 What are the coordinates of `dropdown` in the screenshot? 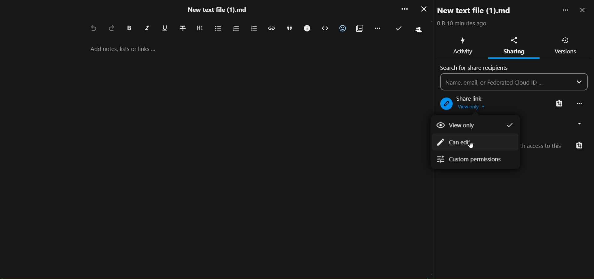 It's located at (580, 82).